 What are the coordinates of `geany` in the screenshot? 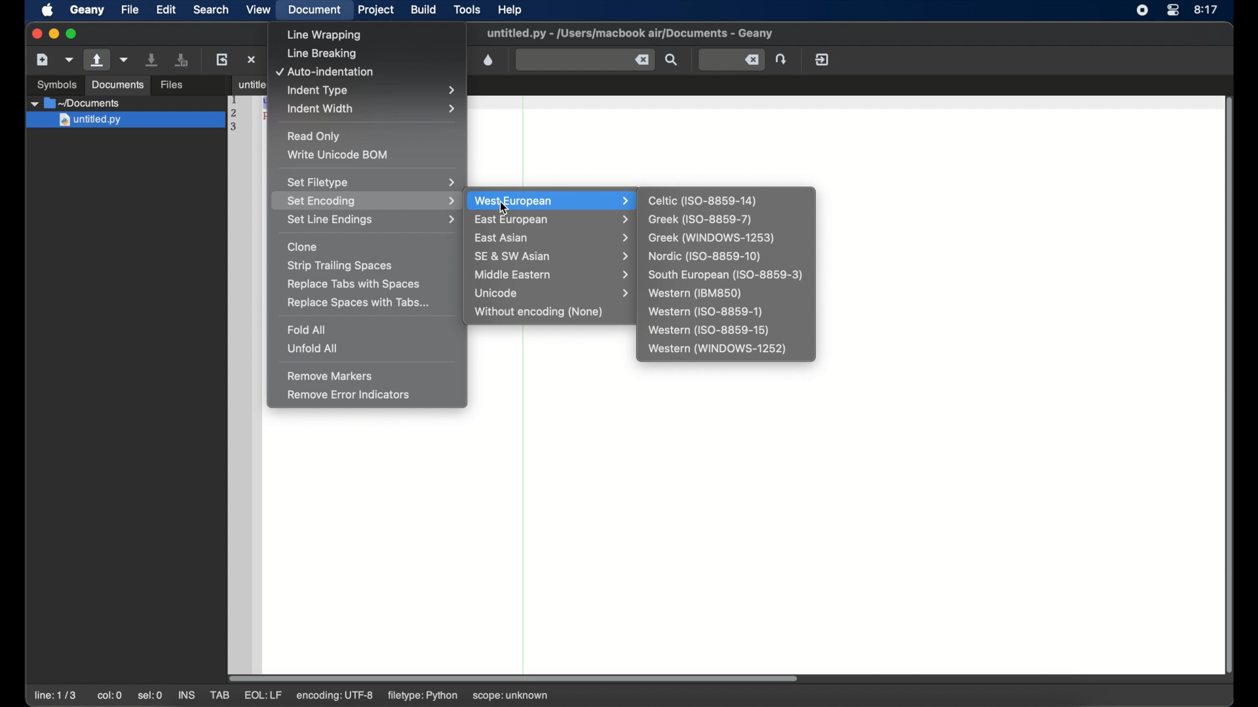 It's located at (87, 10).